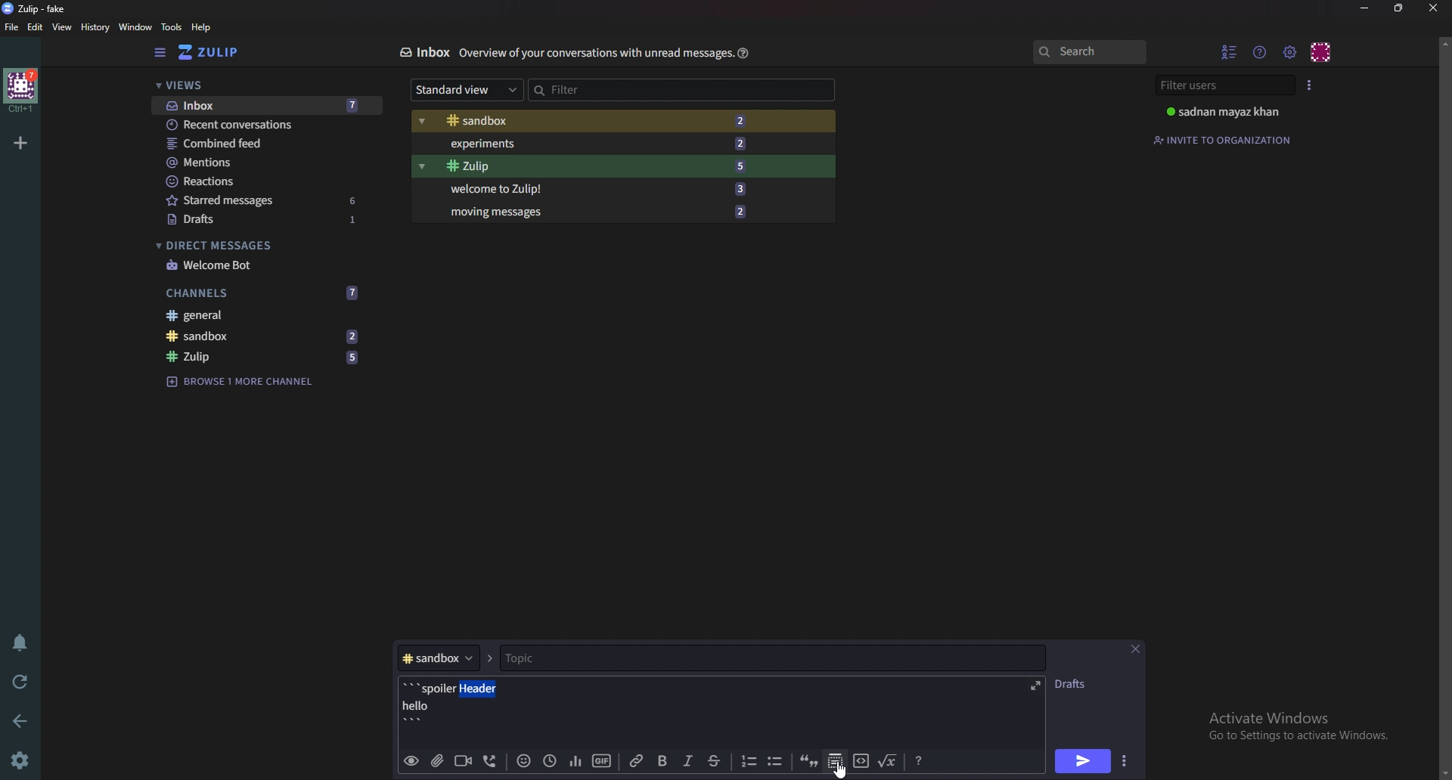  I want to click on Resize, so click(1397, 8).